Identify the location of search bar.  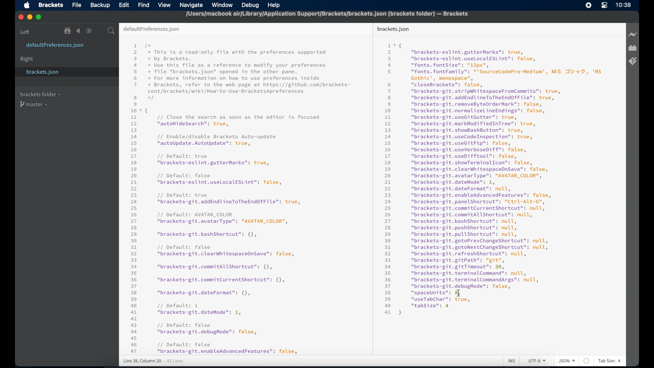
(111, 31).